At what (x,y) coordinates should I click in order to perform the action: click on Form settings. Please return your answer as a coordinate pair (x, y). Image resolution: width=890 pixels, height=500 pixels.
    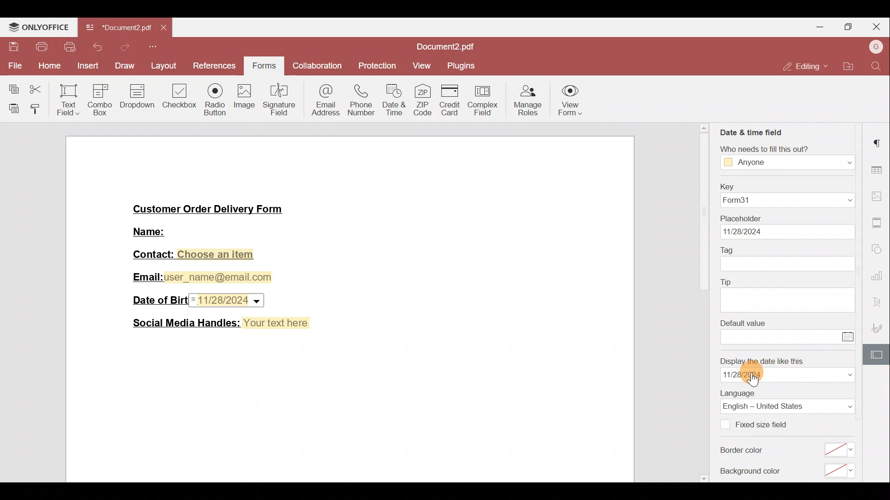
    Looking at the image, I should click on (878, 356).